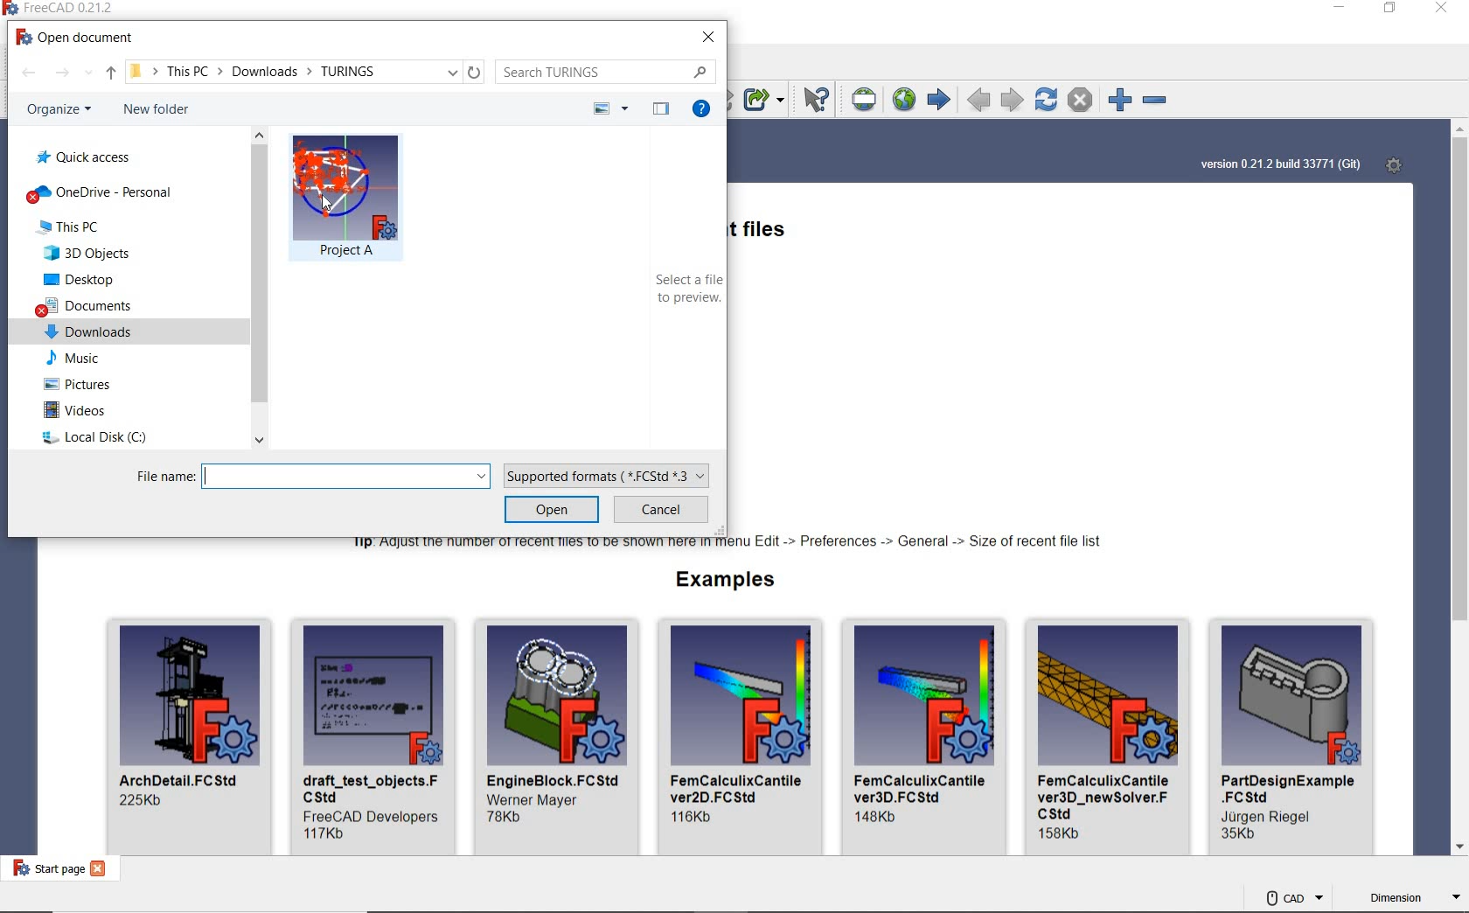  I want to click on desktop, so click(85, 279).